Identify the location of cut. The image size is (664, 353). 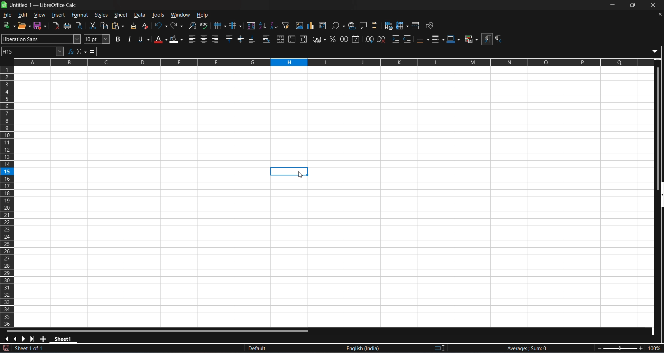
(92, 26).